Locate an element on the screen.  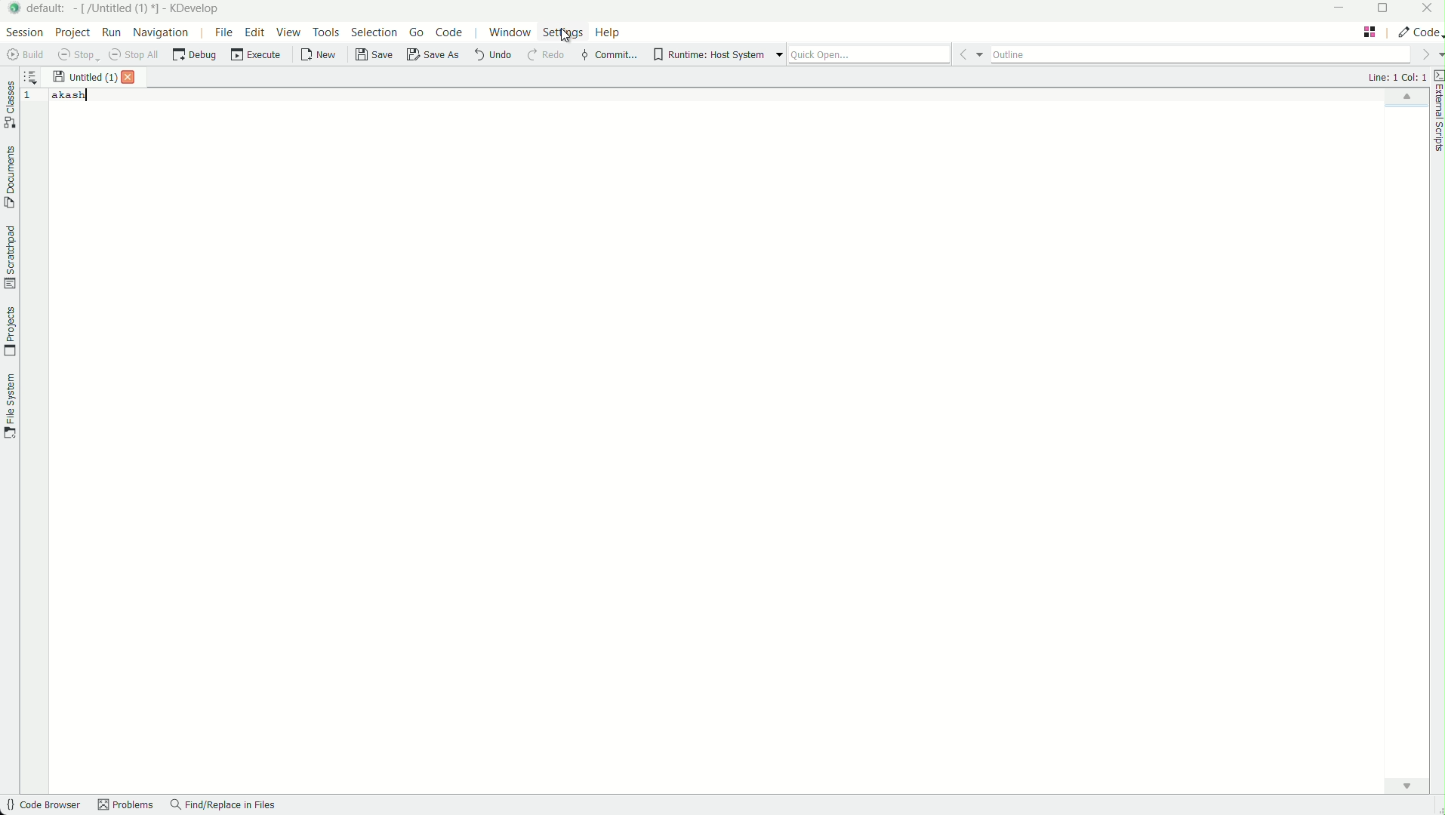
problems is located at coordinates (126, 806).